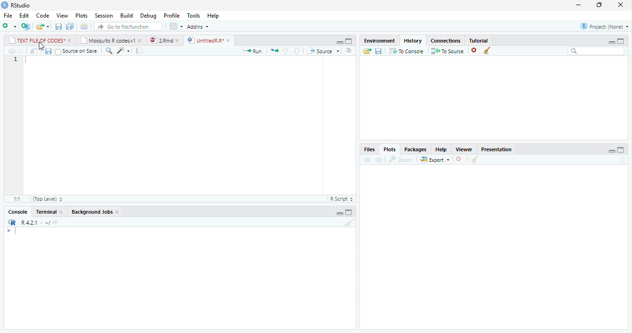  Describe the element at coordinates (401, 160) in the screenshot. I see `Zoom` at that location.